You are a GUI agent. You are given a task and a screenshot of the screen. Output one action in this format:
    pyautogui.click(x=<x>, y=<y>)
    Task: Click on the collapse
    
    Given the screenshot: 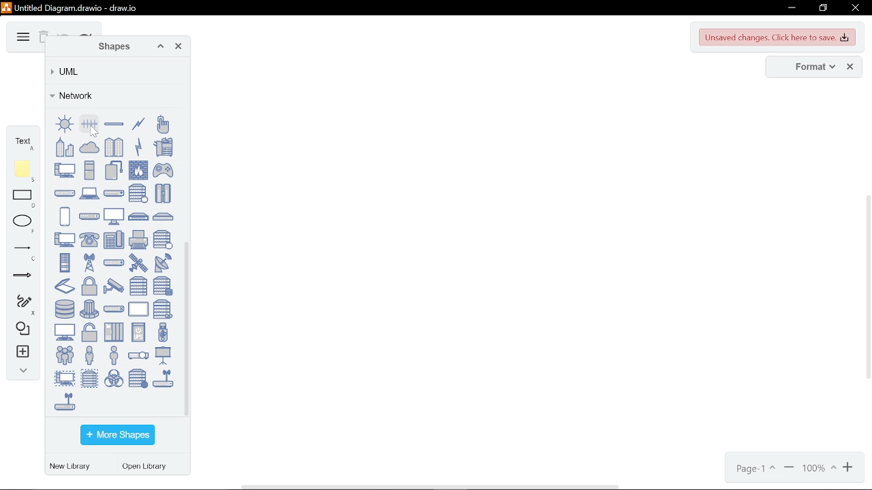 What is the action you would take?
    pyautogui.click(x=20, y=372)
    